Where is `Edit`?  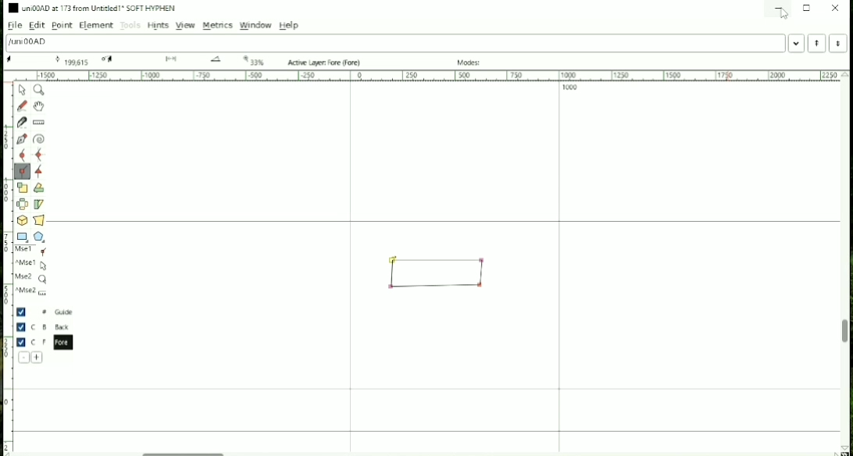
Edit is located at coordinates (38, 26).